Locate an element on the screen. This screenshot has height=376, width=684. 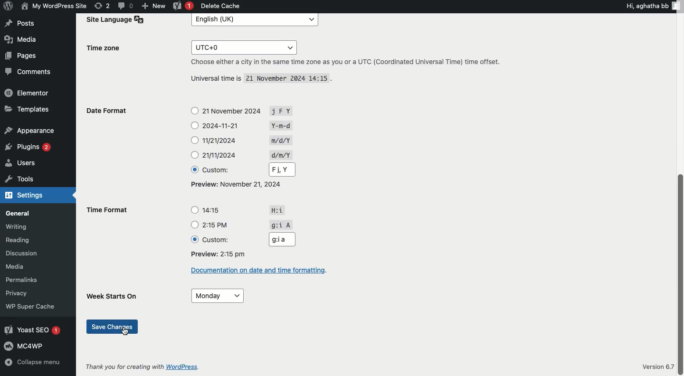
WP Super Cache is located at coordinates (38, 307).